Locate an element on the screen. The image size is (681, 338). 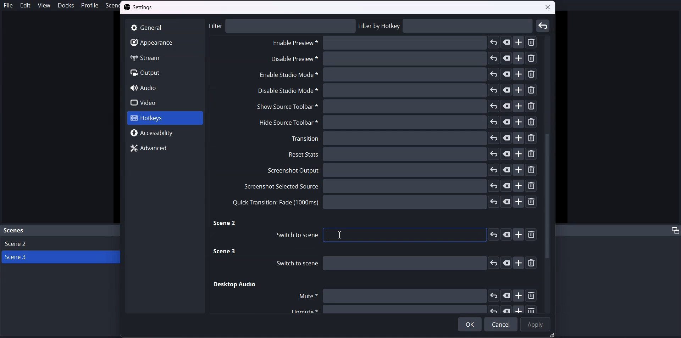
Video is located at coordinates (165, 102).